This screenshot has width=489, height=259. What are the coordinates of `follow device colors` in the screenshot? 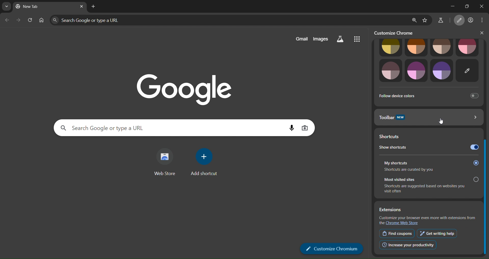 It's located at (427, 95).